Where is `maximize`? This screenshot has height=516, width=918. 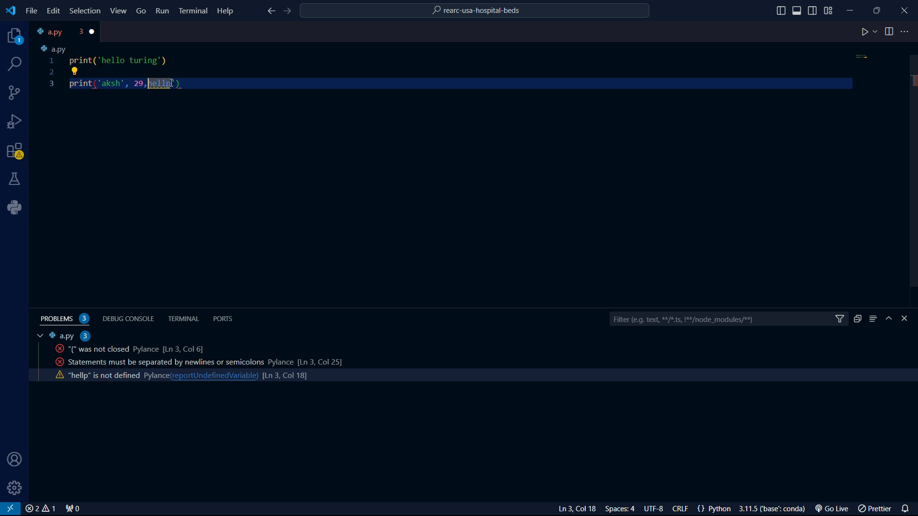 maximize is located at coordinates (878, 10).